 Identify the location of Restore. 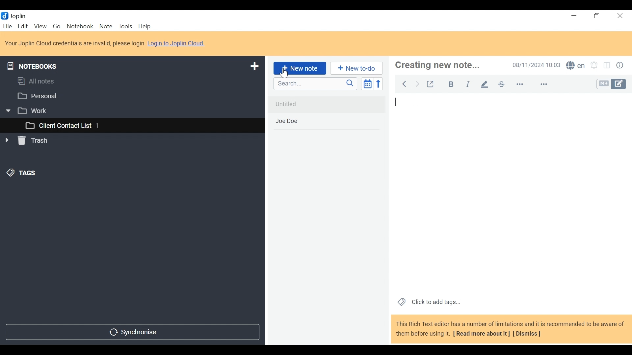
(597, 16).